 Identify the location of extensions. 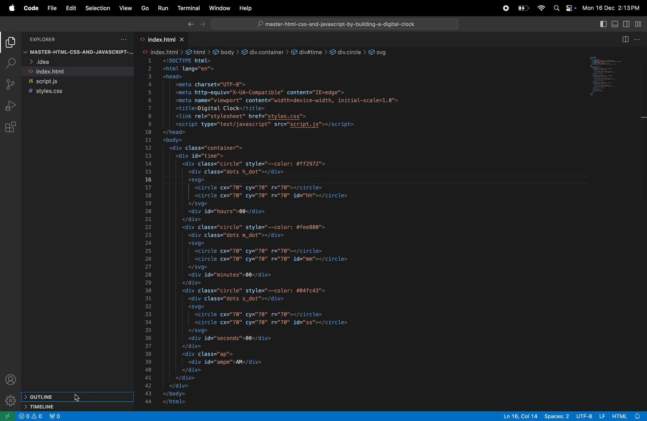
(12, 126).